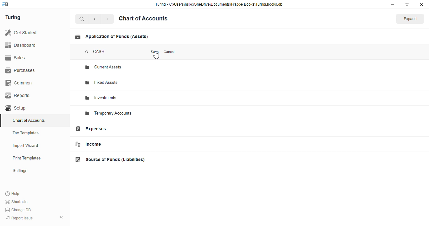 The width and height of the screenshot is (429, 226). I want to click on cancel, so click(169, 52).